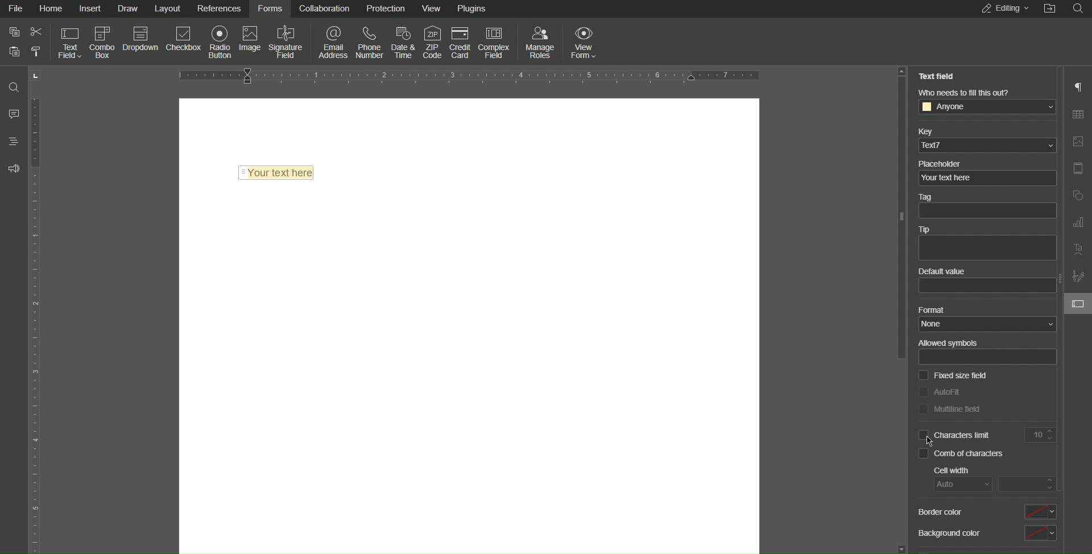  I want to click on Dropdown, so click(143, 41).